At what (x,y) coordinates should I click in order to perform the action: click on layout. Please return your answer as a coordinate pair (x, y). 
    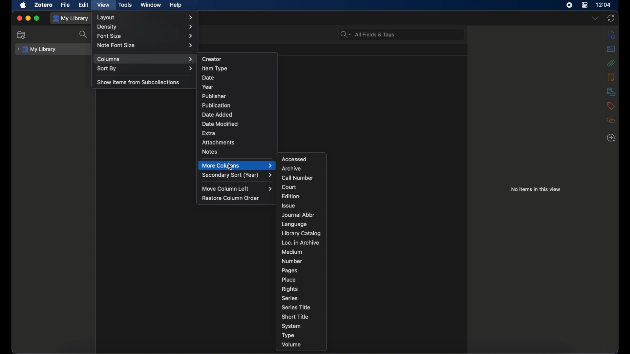
    Looking at the image, I should click on (146, 17).